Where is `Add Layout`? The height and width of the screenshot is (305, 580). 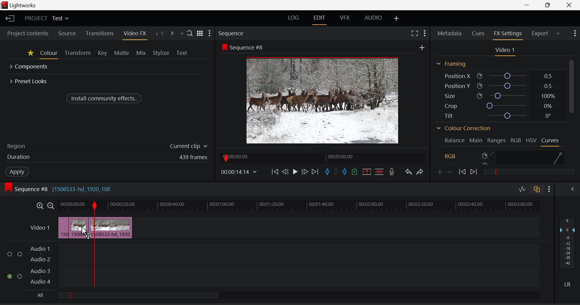
Add Layout is located at coordinates (397, 19).